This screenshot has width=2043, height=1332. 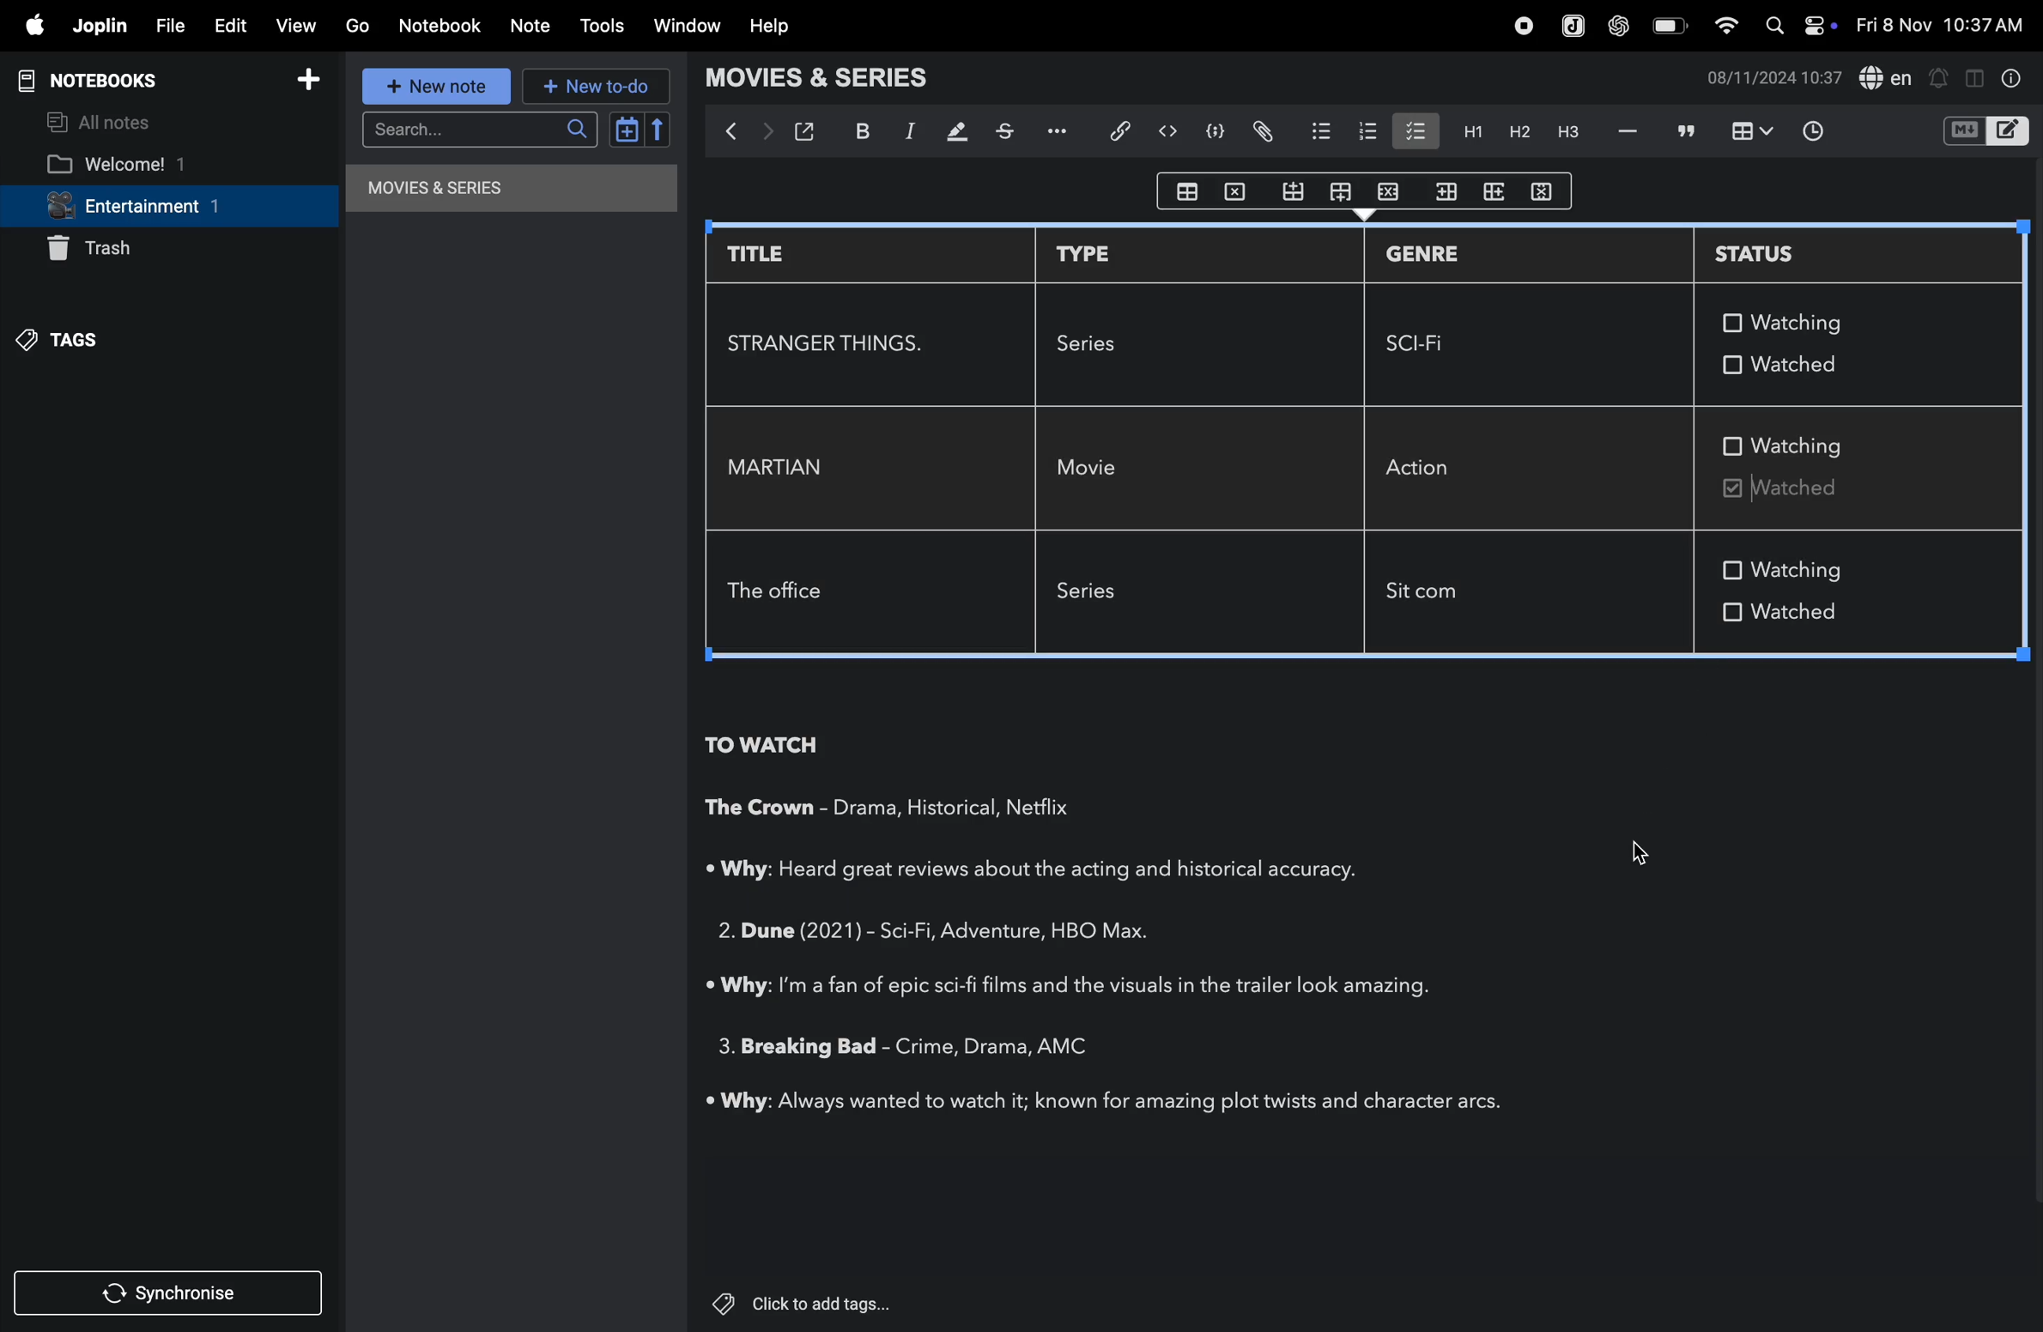 What do you see at coordinates (809, 131) in the screenshot?
I see `open window` at bounding box center [809, 131].